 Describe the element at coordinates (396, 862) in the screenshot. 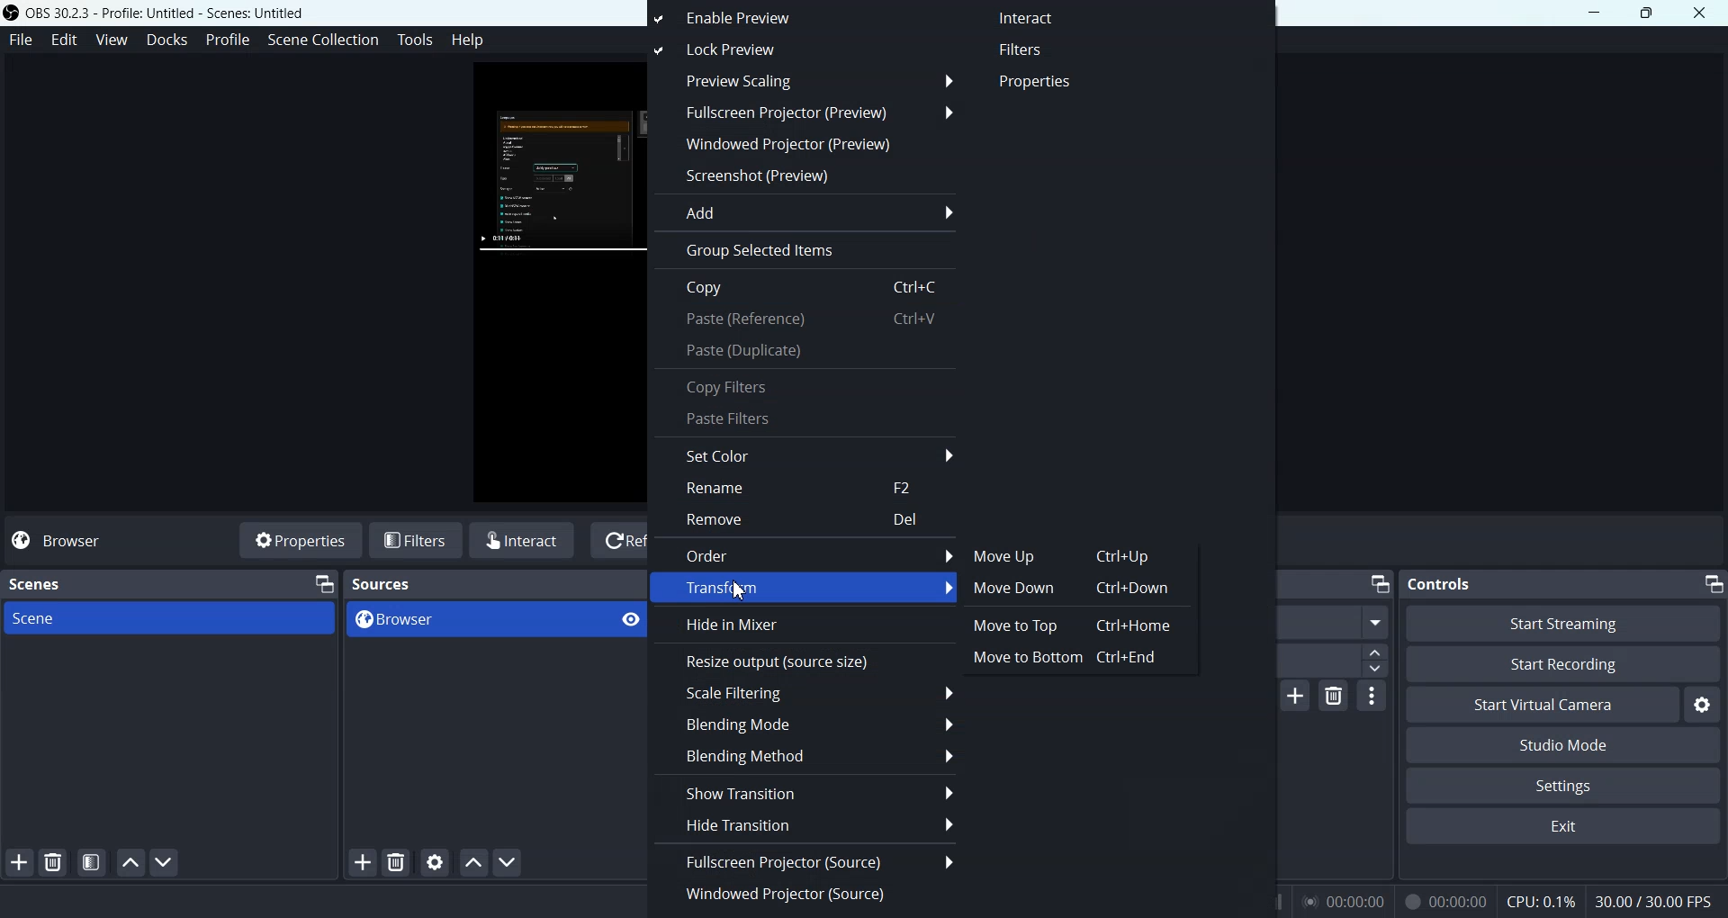

I see `Remove selected Source` at that location.